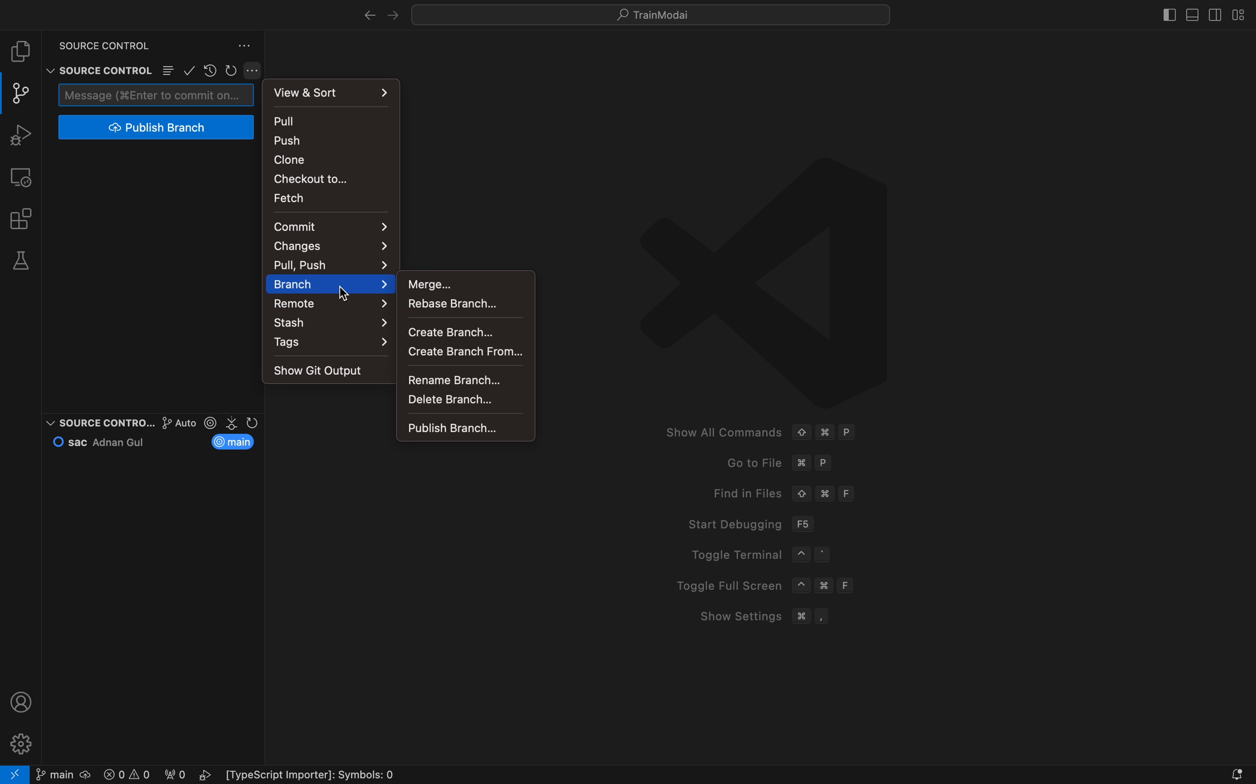 This screenshot has height=784, width=1256. Describe the element at coordinates (24, 176) in the screenshot. I see `remote` at that location.